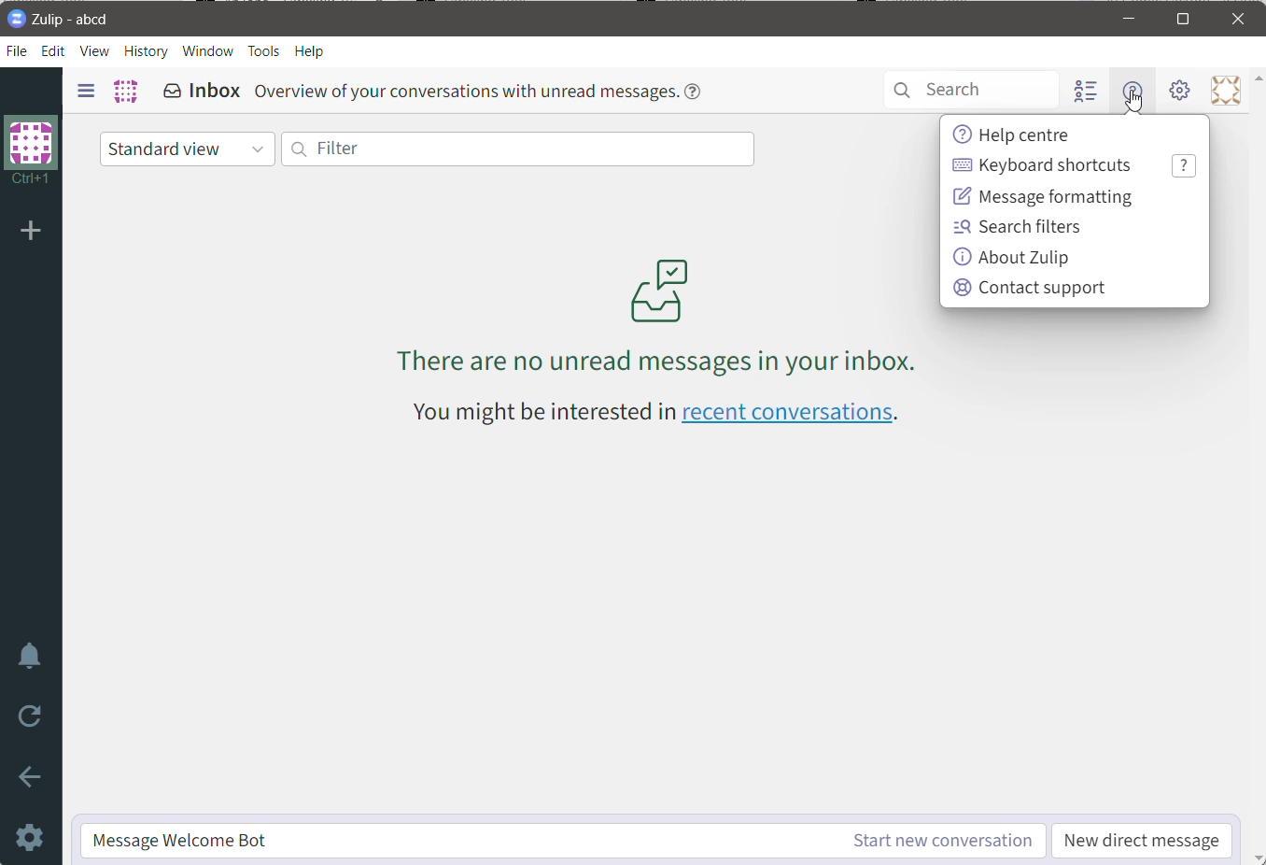 Image resolution: width=1266 pixels, height=865 pixels. Describe the element at coordinates (1259, 466) in the screenshot. I see `Vertical Scroll Bar` at that location.